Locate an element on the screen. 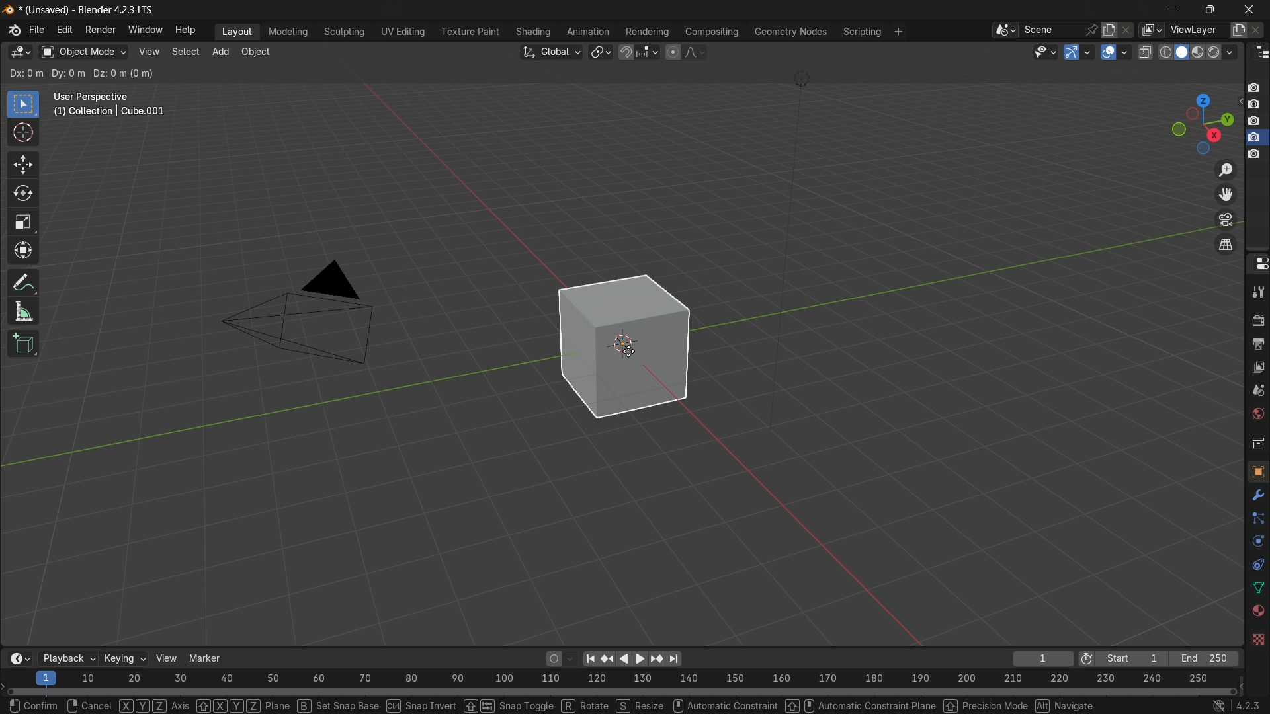 The height and width of the screenshot is (714, 1270). select box is located at coordinates (23, 103).